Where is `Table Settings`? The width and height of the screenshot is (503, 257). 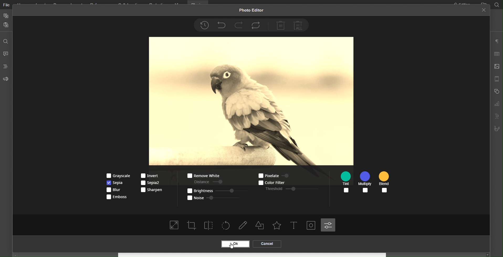
Table Settings is located at coordinates (496, 54).